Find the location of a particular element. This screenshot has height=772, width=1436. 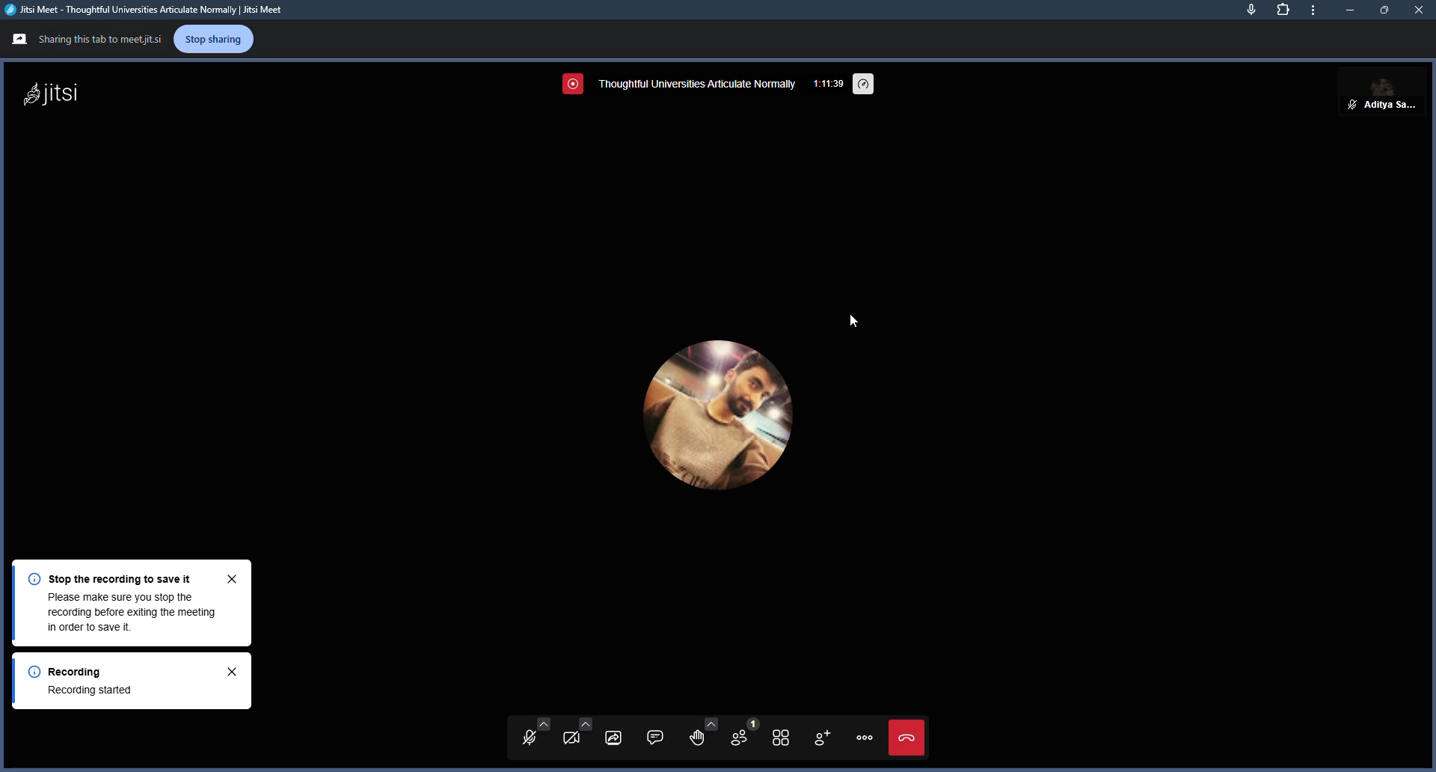

end call is located at coordinates (907, 740).